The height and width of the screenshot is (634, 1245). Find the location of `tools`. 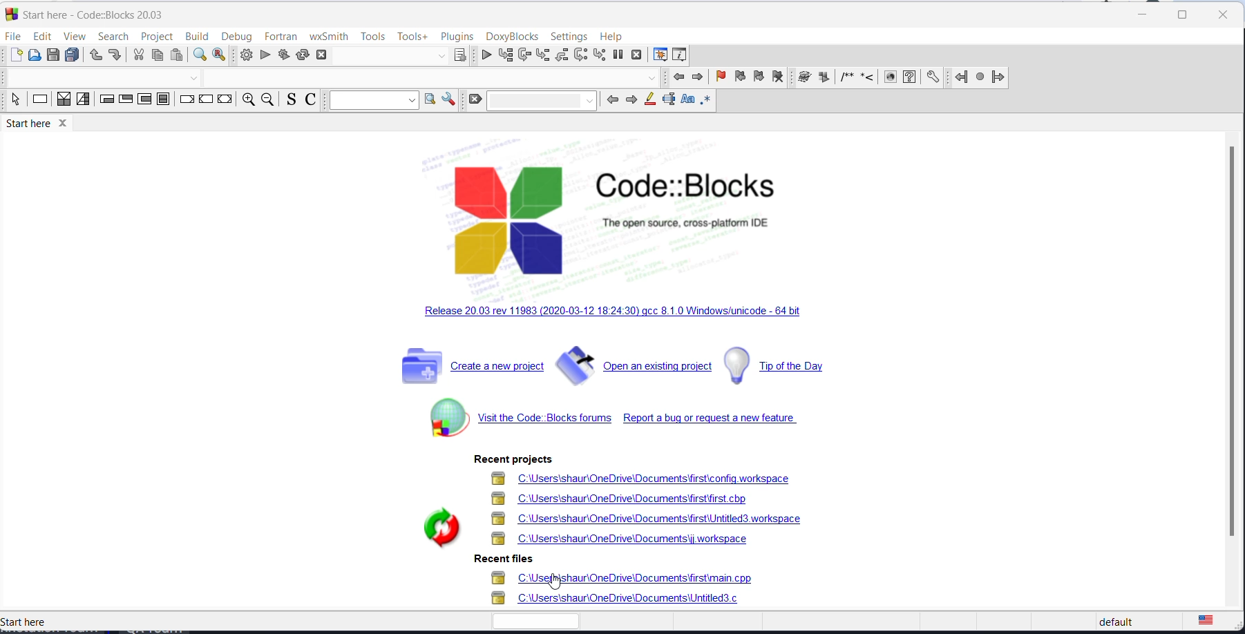

tools is located at coordinates (371, 36).